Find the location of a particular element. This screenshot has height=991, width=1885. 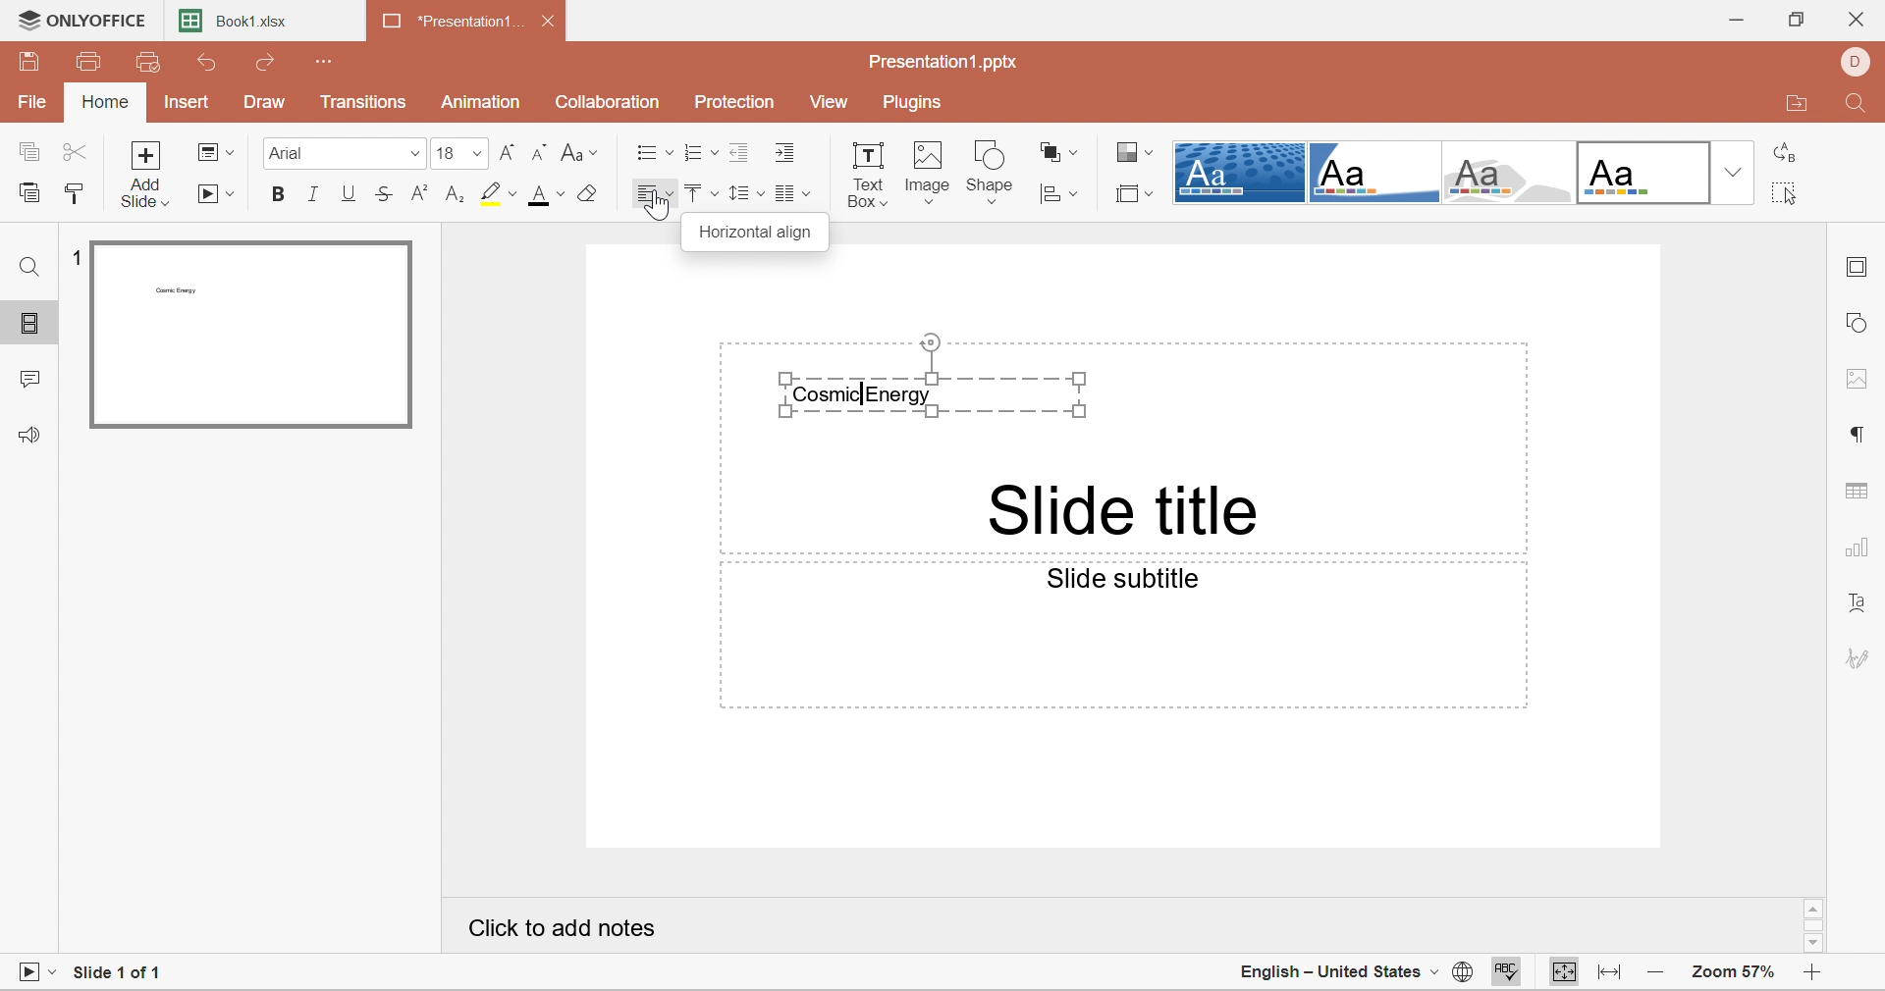

Plugins is located at coordinates (915, 104).